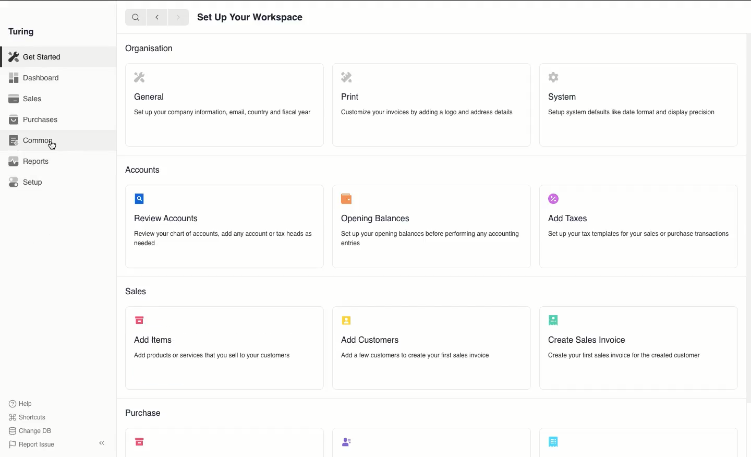 This screenshot has width=751, height=457. What do you see at coordinates (168, 207) in the screenshot?
I see `Review Accounts` at bounding box center [168, 207].